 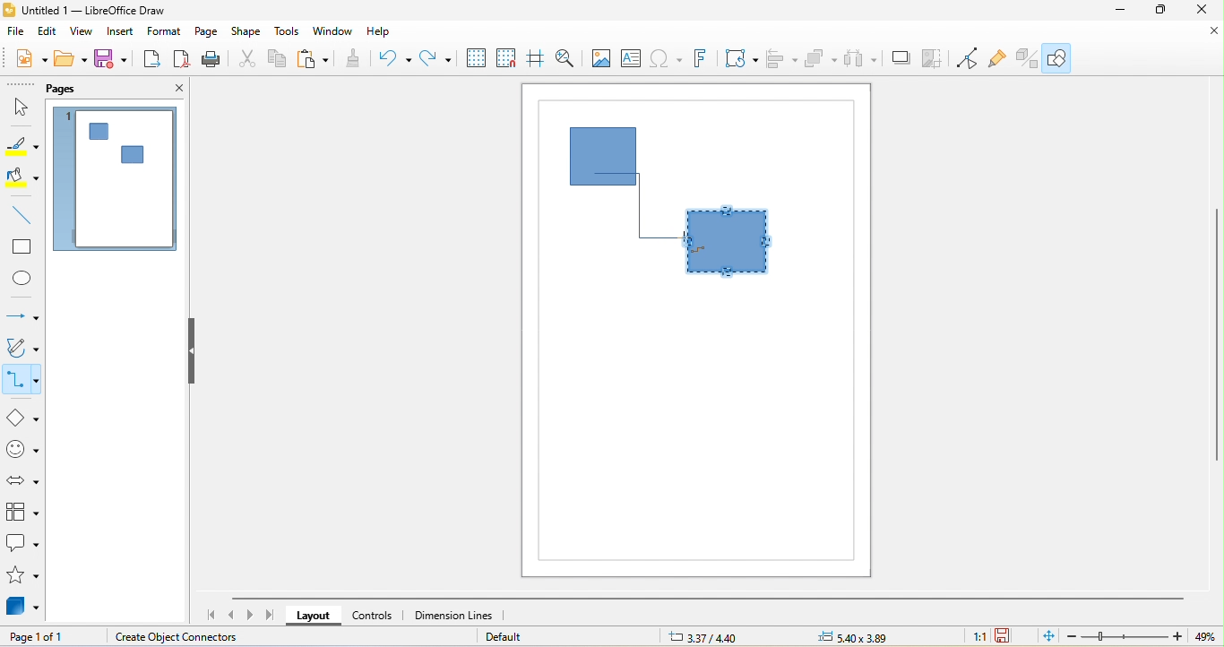 What do you see at coordinates (72, 91) in the screenshot?
I see `pags` at bounding box center [72, 91].